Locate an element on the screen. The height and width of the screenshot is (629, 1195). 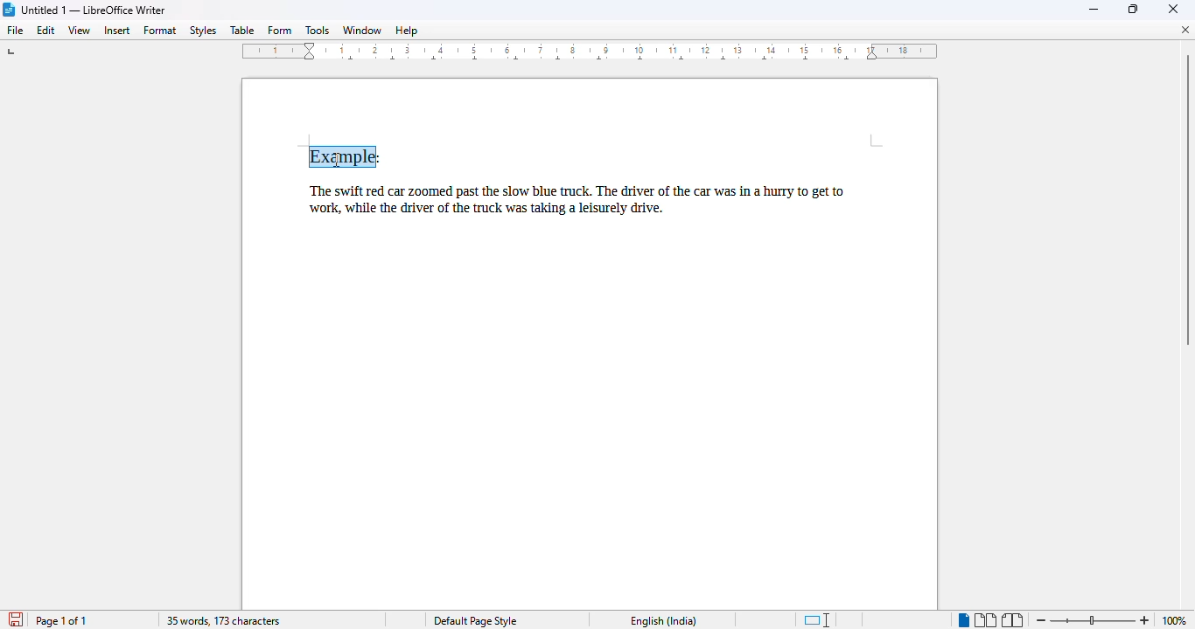
100% (zoom level) is located at coordinates (1176, 620).